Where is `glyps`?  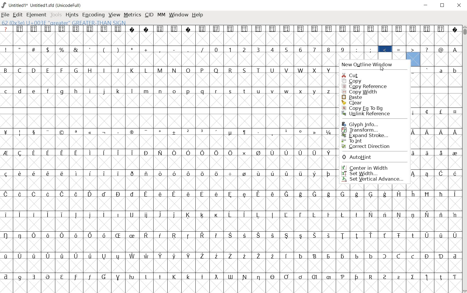
glyps is located at coordinates (436, 126).